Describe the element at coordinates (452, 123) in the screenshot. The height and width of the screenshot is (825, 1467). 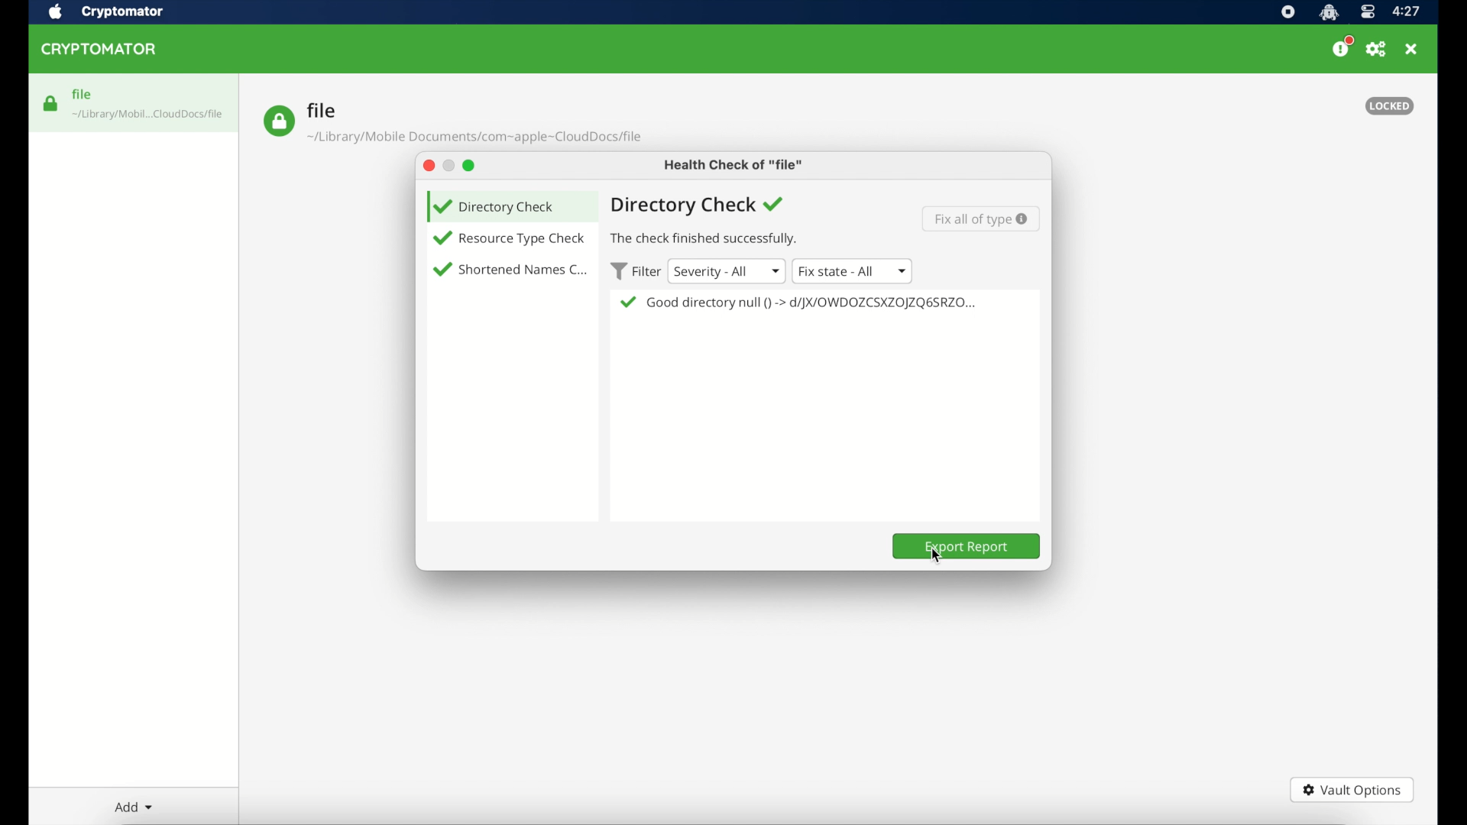
I see `file` at that location.